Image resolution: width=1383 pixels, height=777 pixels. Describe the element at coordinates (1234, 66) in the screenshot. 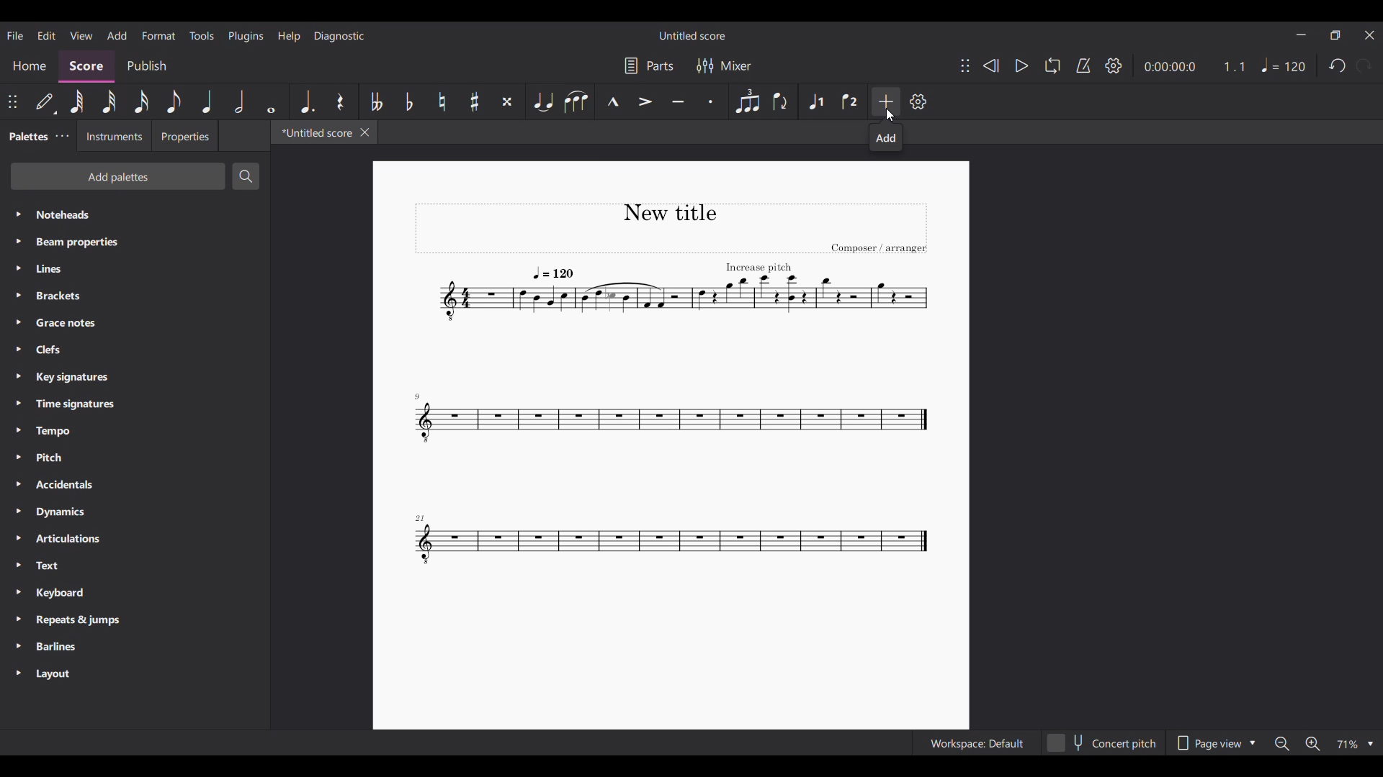

I see `Current ratio` at that location.